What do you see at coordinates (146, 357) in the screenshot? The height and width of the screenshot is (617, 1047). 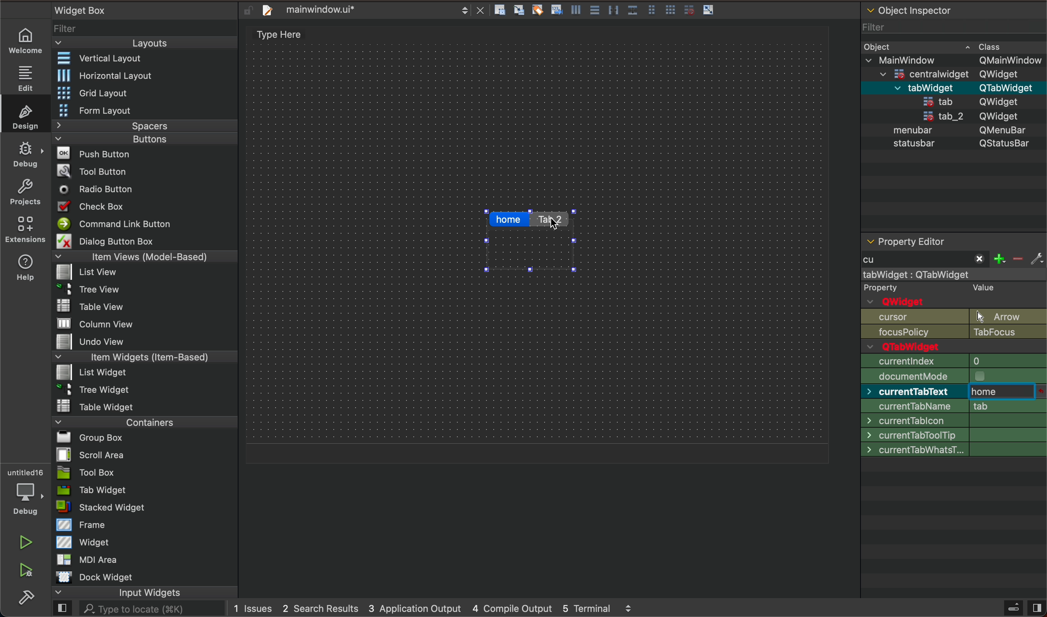 I see `Item Widgets (Item-Based)` at bounding box center [146, 357].